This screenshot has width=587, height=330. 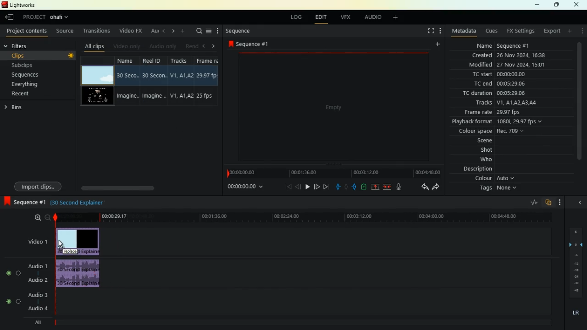 What do you see at coordinates (297, 187) in the screenshot?
I see `back` at bounding box center [297, 187].